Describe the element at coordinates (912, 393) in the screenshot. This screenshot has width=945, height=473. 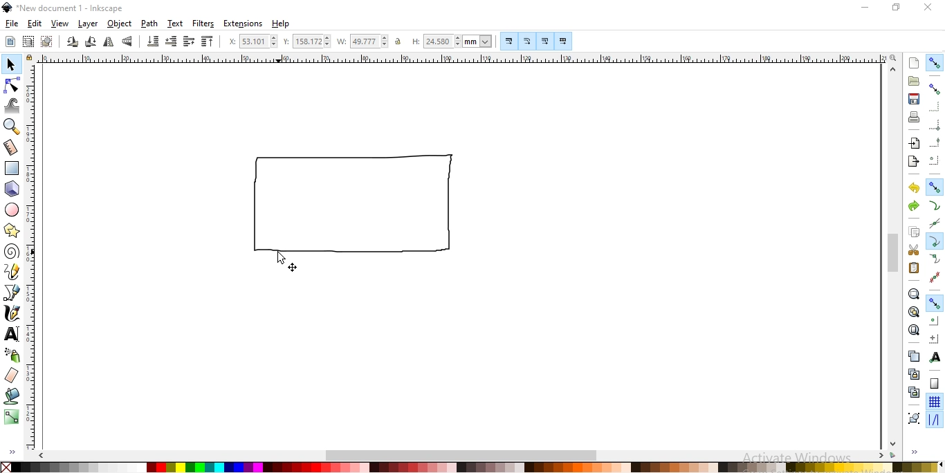
I see `cut the selected clones links to the objects` at that location.